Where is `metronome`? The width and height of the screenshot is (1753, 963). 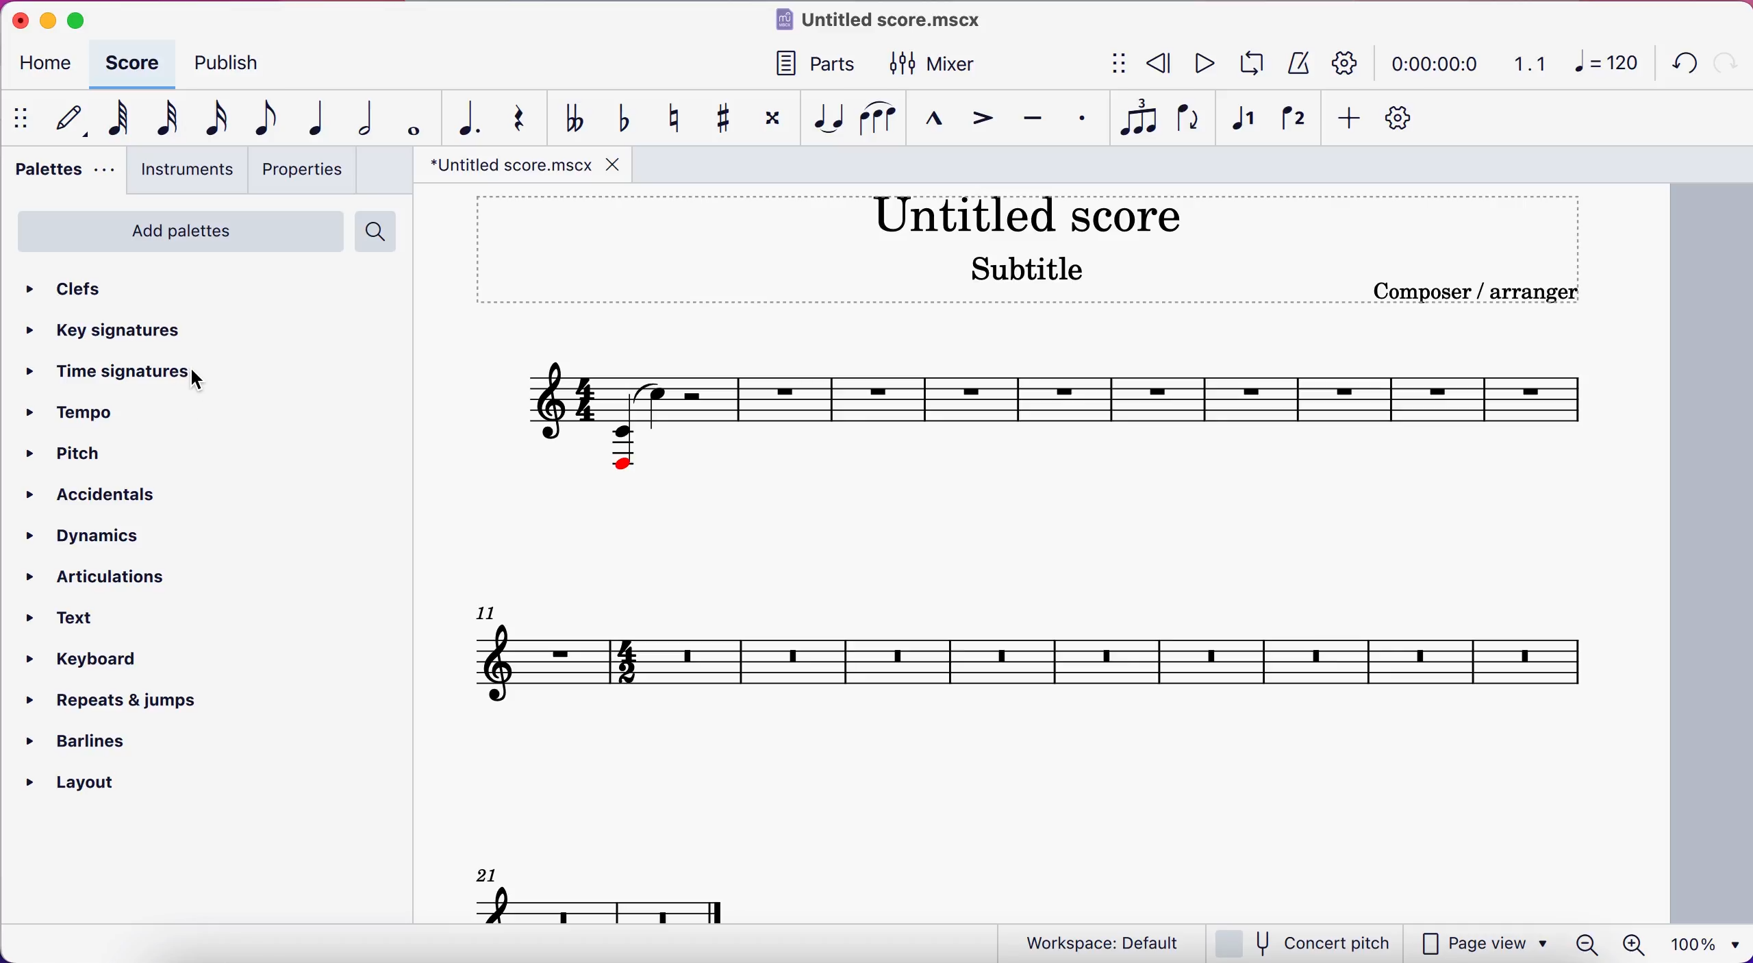 metronome is located at coordinates (1300, 64).